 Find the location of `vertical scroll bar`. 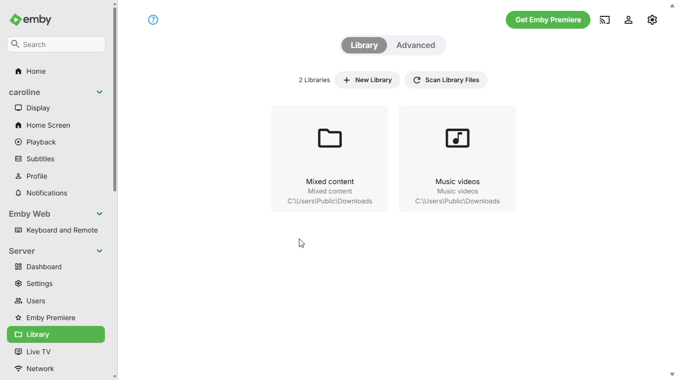

vertical scroll bar is located at coordinates (116, 190).